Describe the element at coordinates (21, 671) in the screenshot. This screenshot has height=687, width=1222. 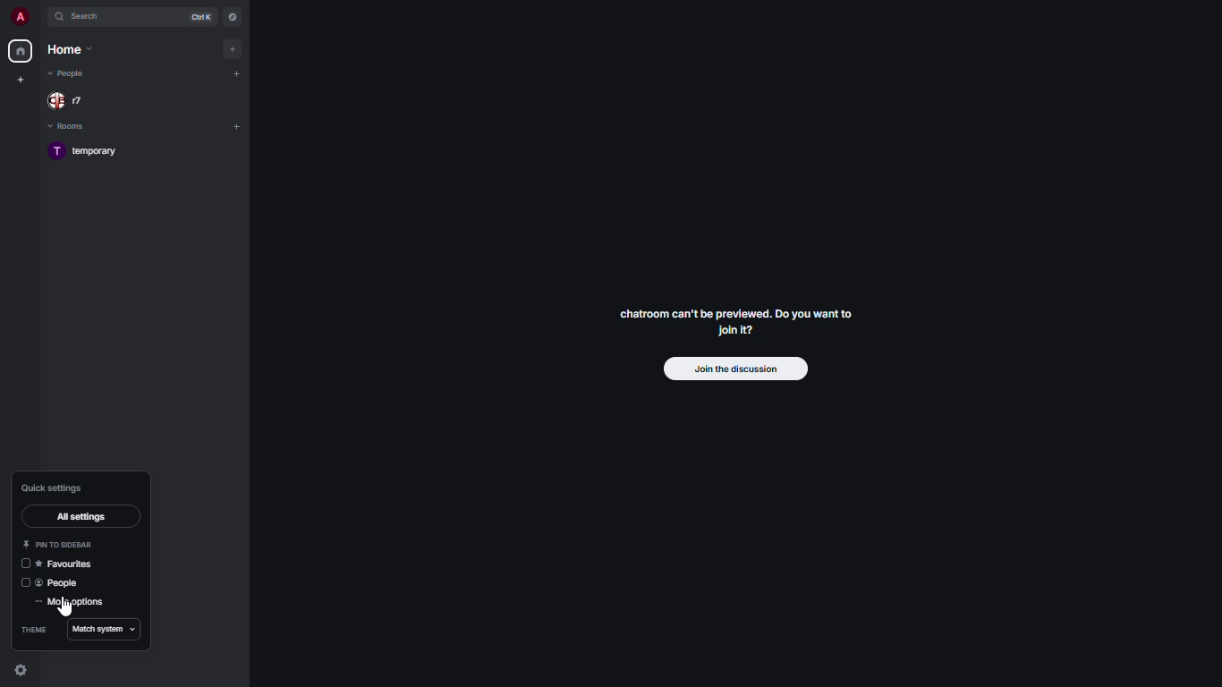
I see `quick settings` at that location.